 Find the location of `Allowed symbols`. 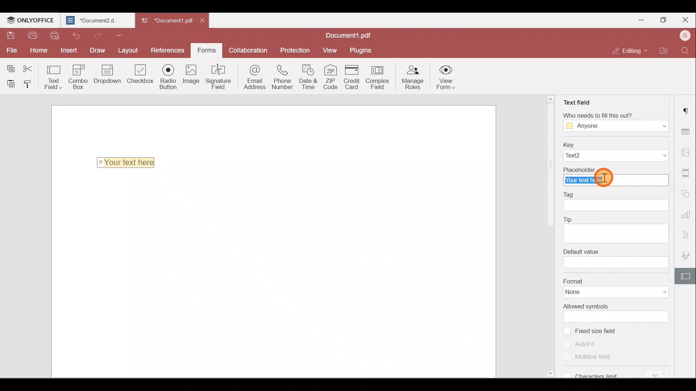

Allowed symbols is located at coordinates (588, 306).